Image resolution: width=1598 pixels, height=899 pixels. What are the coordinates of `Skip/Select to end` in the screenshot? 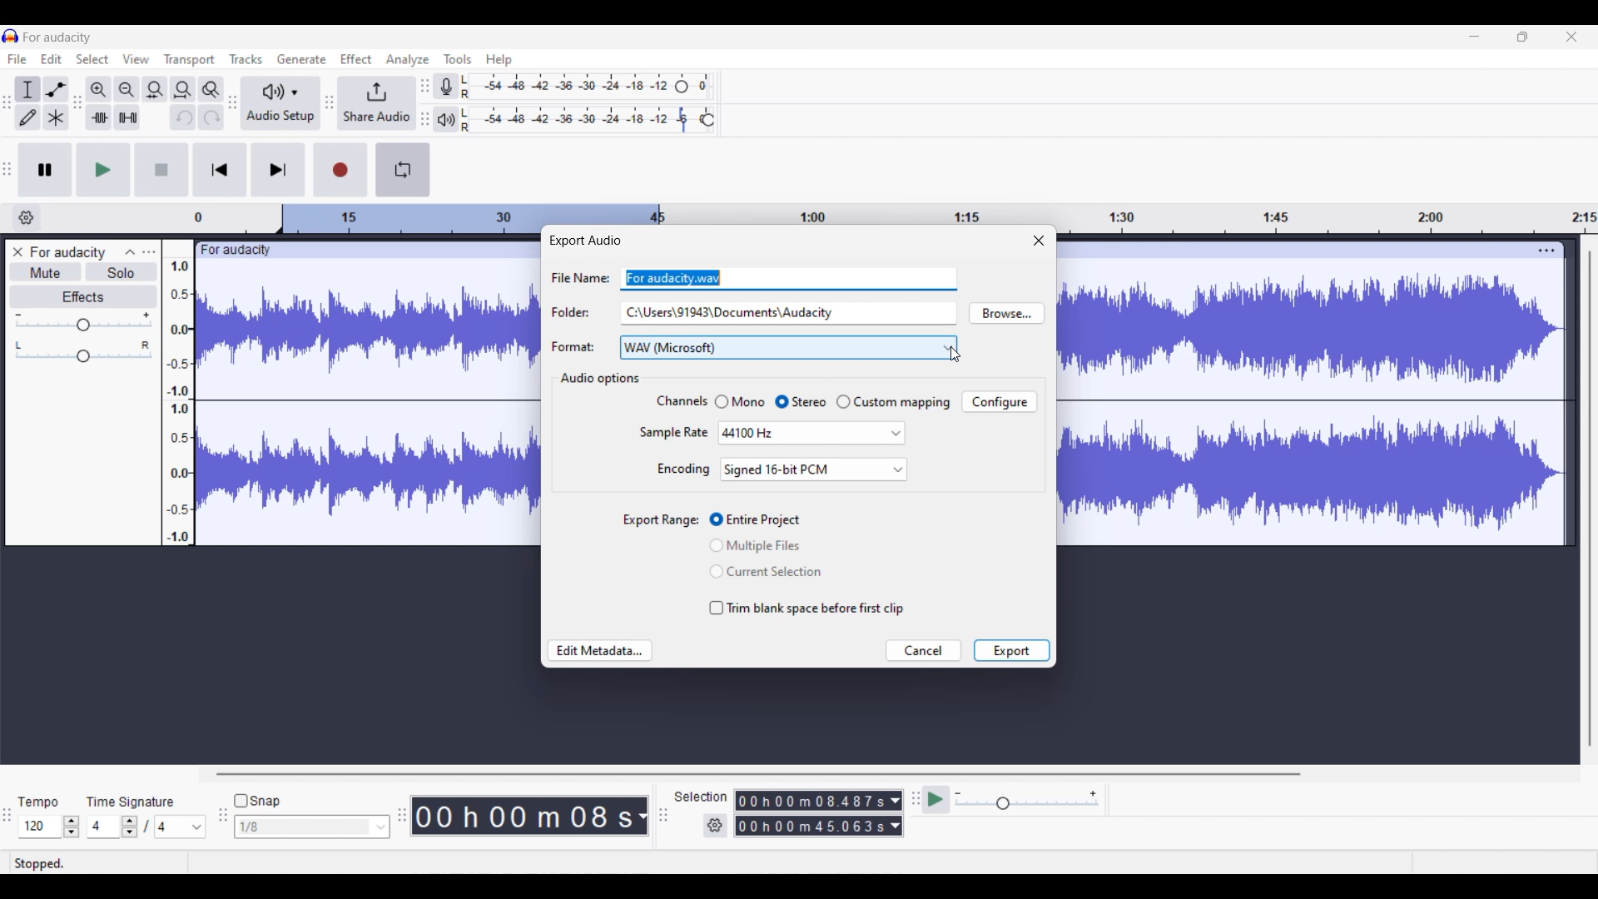 It's located at (279, 169).